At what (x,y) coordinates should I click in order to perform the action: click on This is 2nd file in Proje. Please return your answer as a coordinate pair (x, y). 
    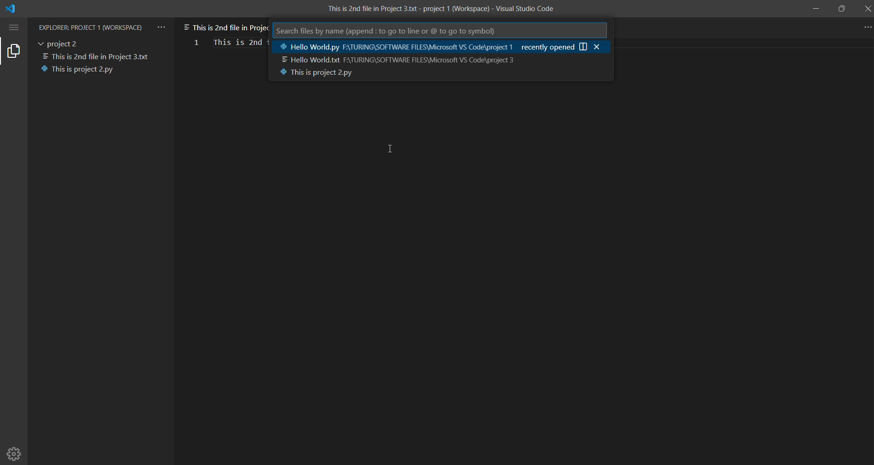
    Looking at the image, I should click on (224, 24).